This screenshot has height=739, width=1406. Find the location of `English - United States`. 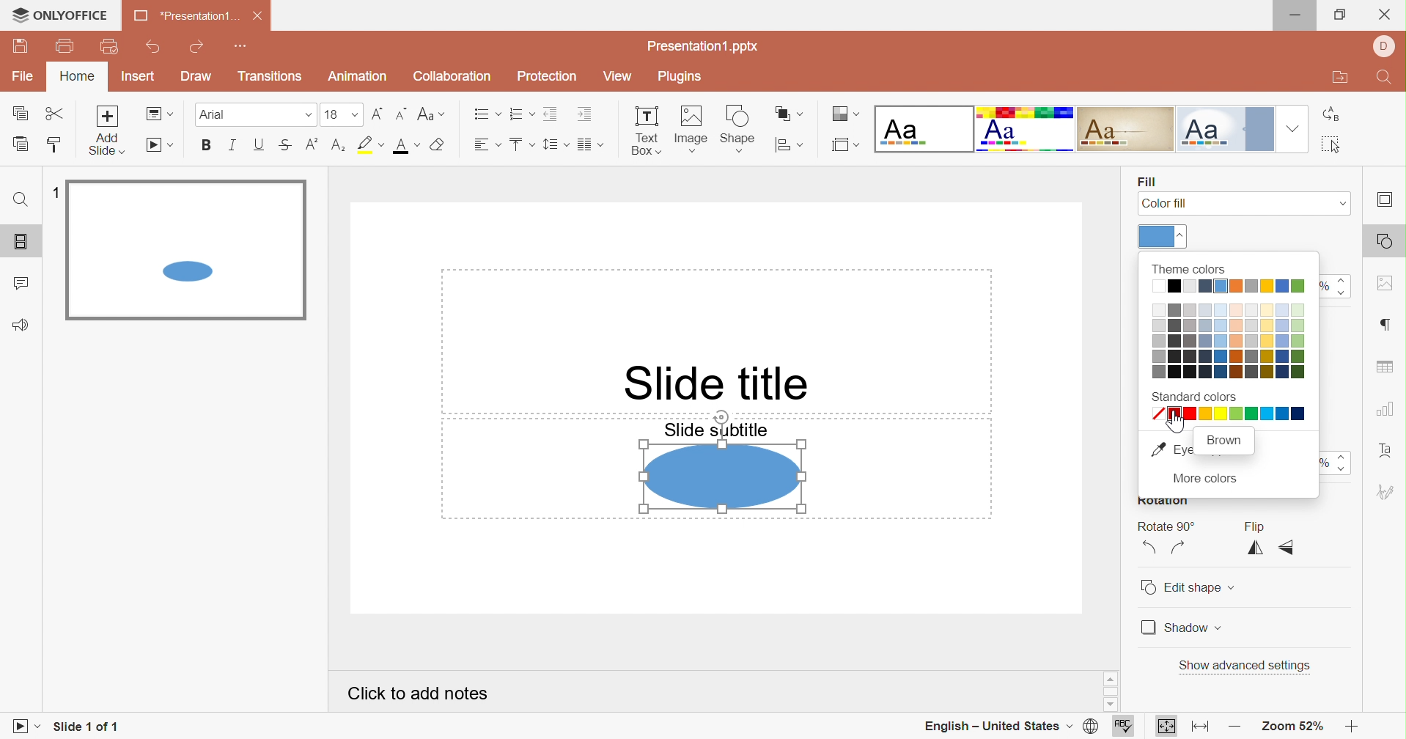

English - United States is located at coordinates (994, 726).